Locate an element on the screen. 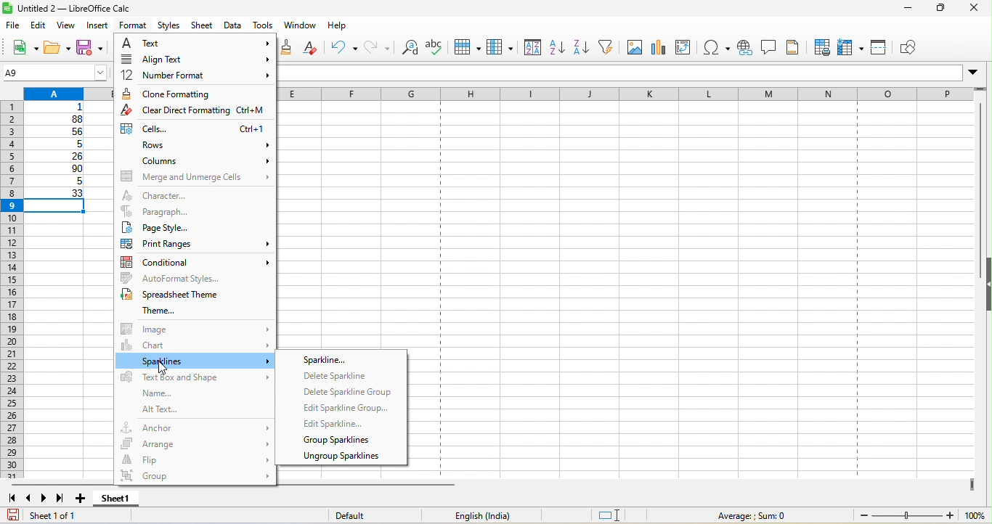  default is located at coordinates (366, 516).